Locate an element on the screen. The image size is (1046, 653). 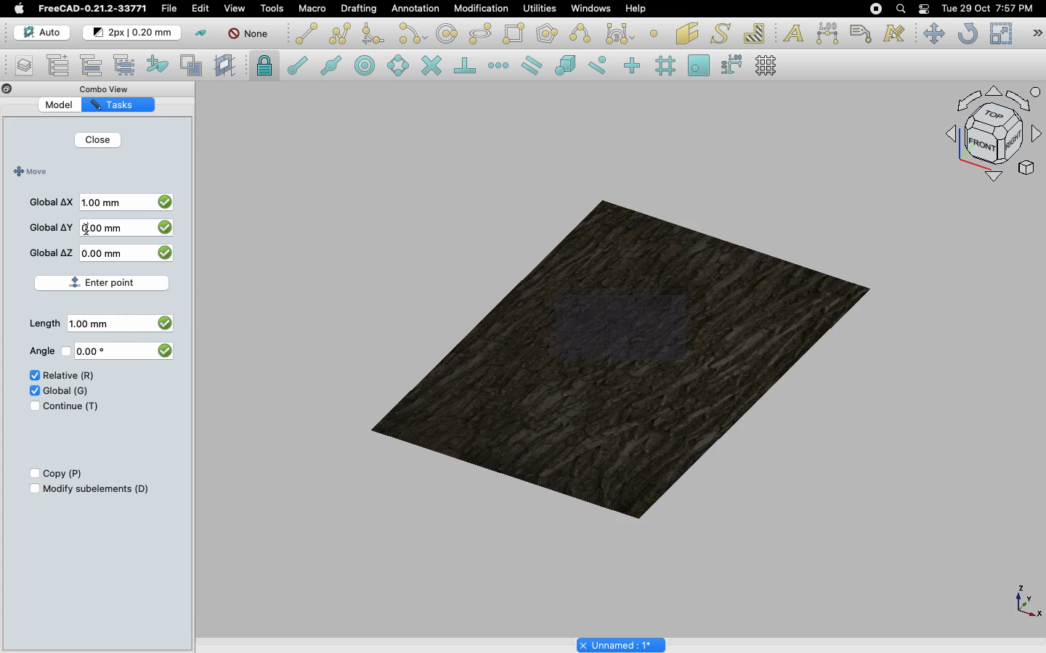
checkbox is located at coordinates (167, 255).